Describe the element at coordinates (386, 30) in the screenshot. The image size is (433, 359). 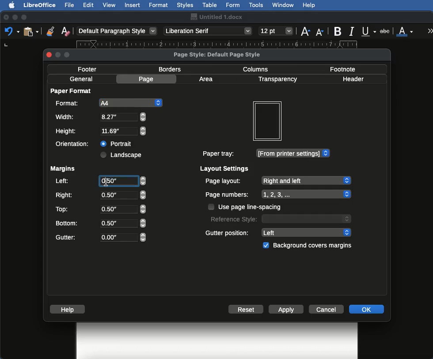
I see `Strikethrough ` at that location.